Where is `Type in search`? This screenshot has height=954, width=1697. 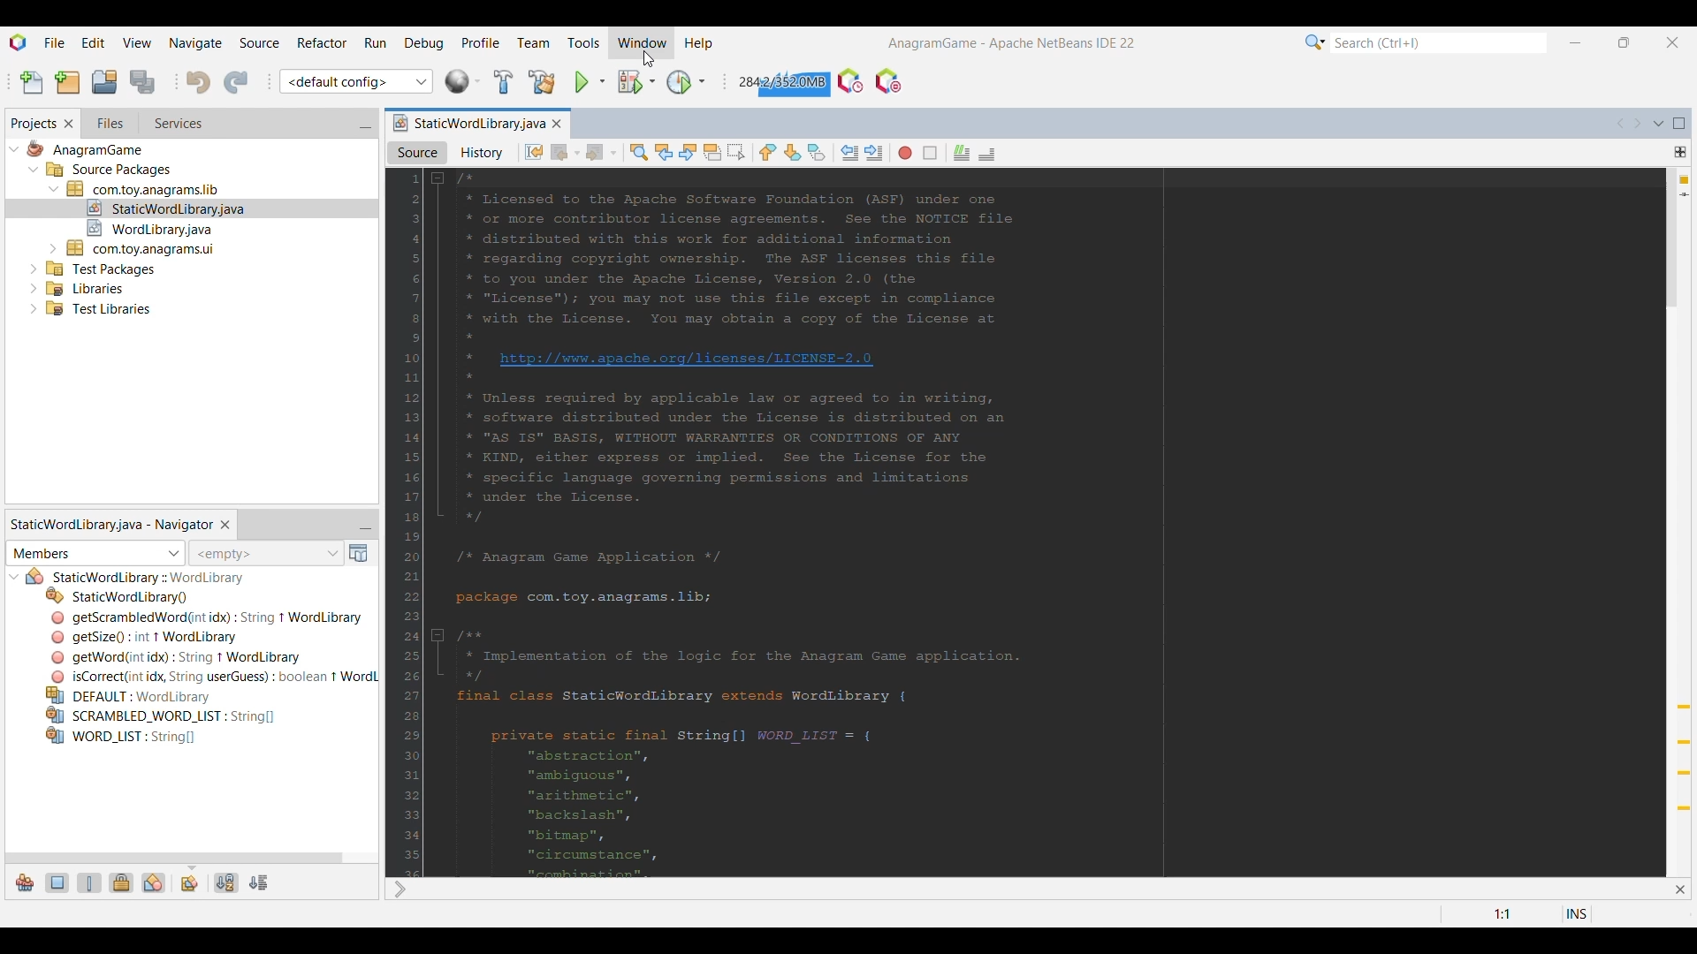
Type in search is located at coordinates (1438, 42).